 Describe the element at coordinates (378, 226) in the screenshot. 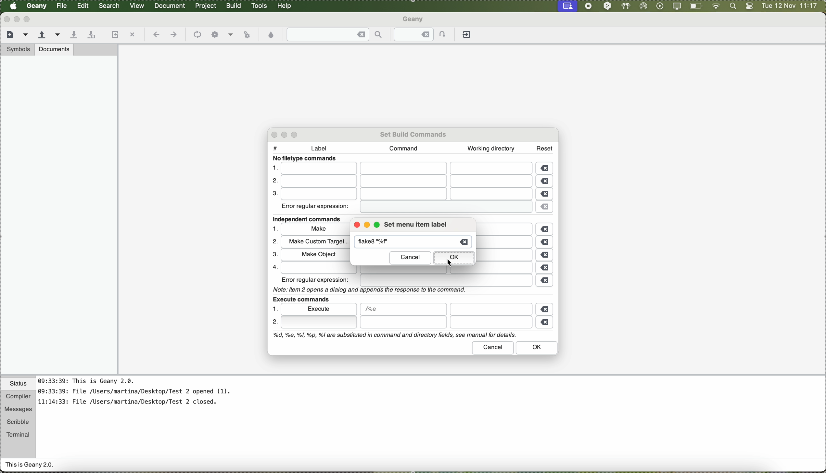

I see `maximize` at that location.